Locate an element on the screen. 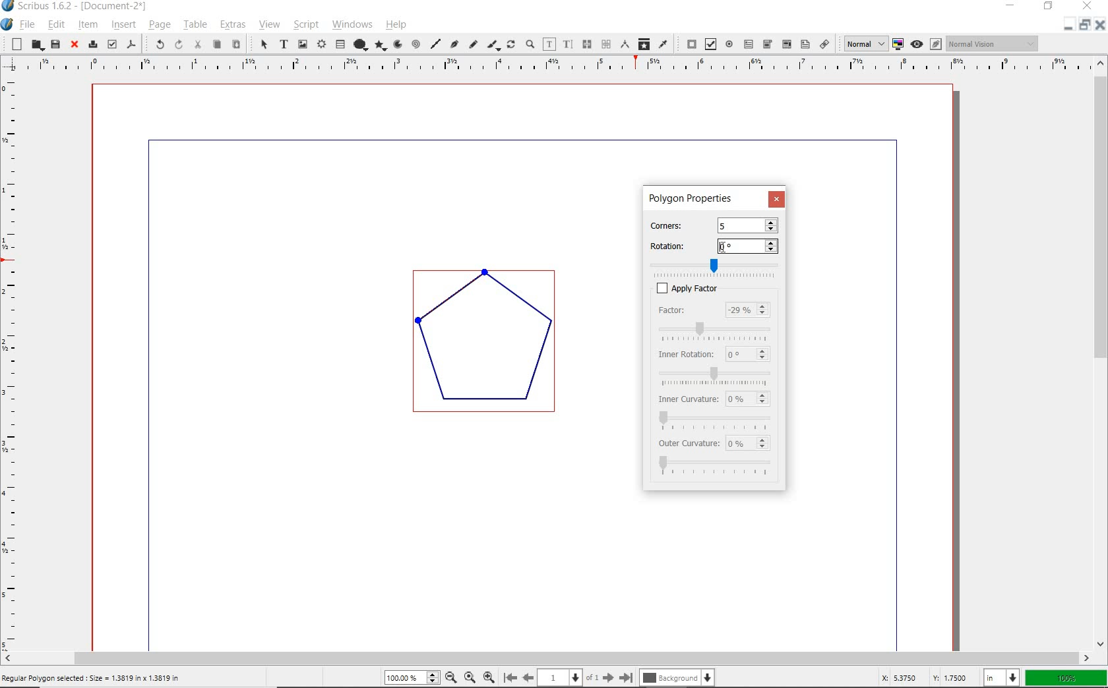 The width and height of the screenshot is (1108, 688). inner rotation input is located at coordinates (747, 354).